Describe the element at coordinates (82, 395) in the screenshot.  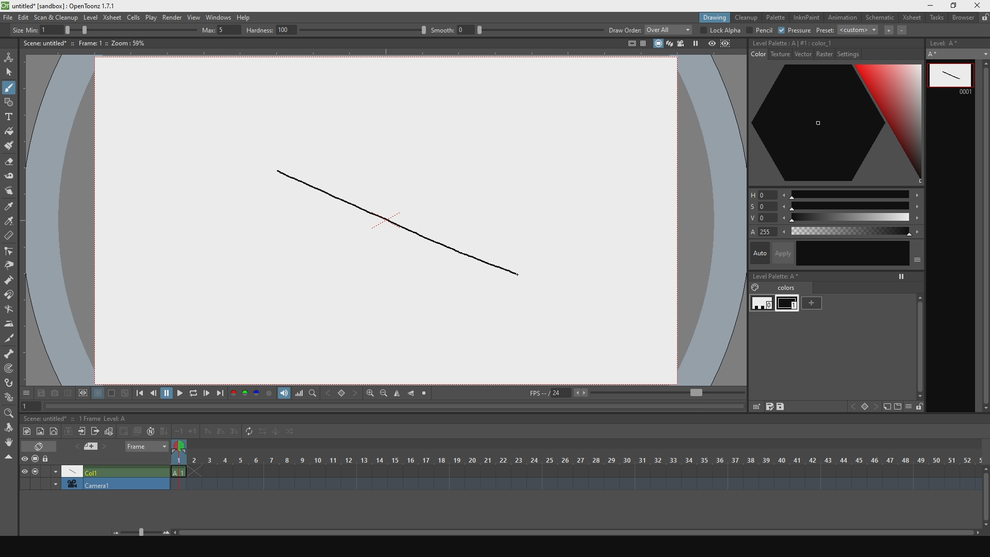
I see `define region` at that location.